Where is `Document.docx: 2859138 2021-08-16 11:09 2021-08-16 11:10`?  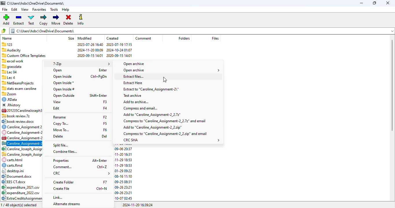 Document.docx: 2859138 2021-08-16 11:09 2021-08-16 11:10 is located at coordinates (21, 177).